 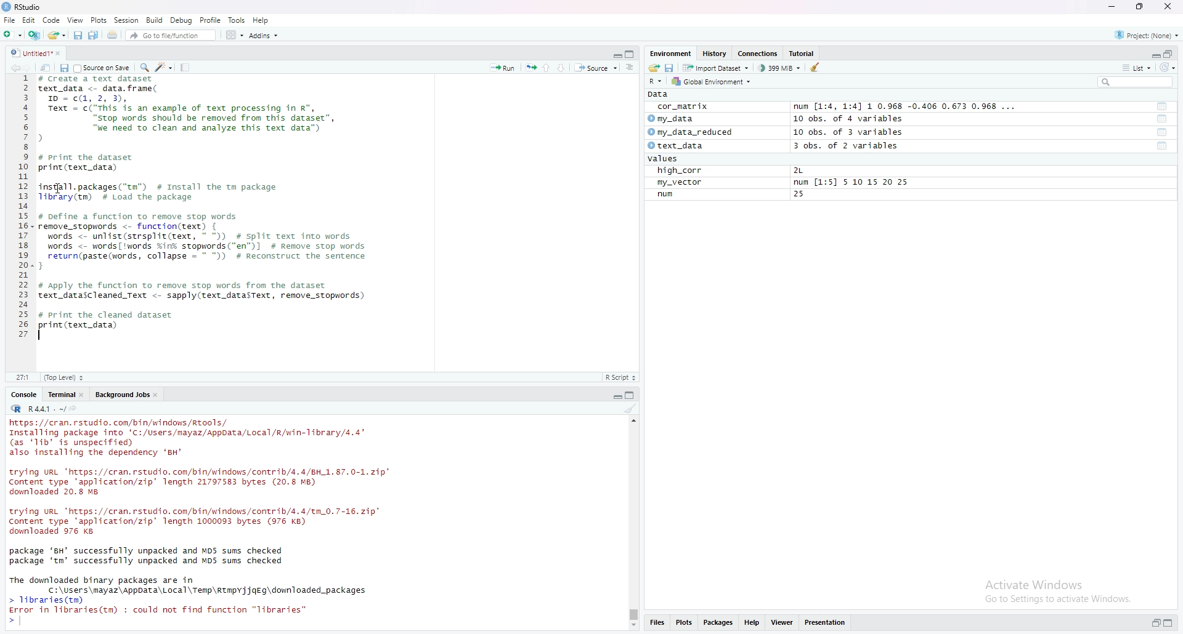 I want to click on 10 obs. of 3 variables, so click(x=852, y=131).